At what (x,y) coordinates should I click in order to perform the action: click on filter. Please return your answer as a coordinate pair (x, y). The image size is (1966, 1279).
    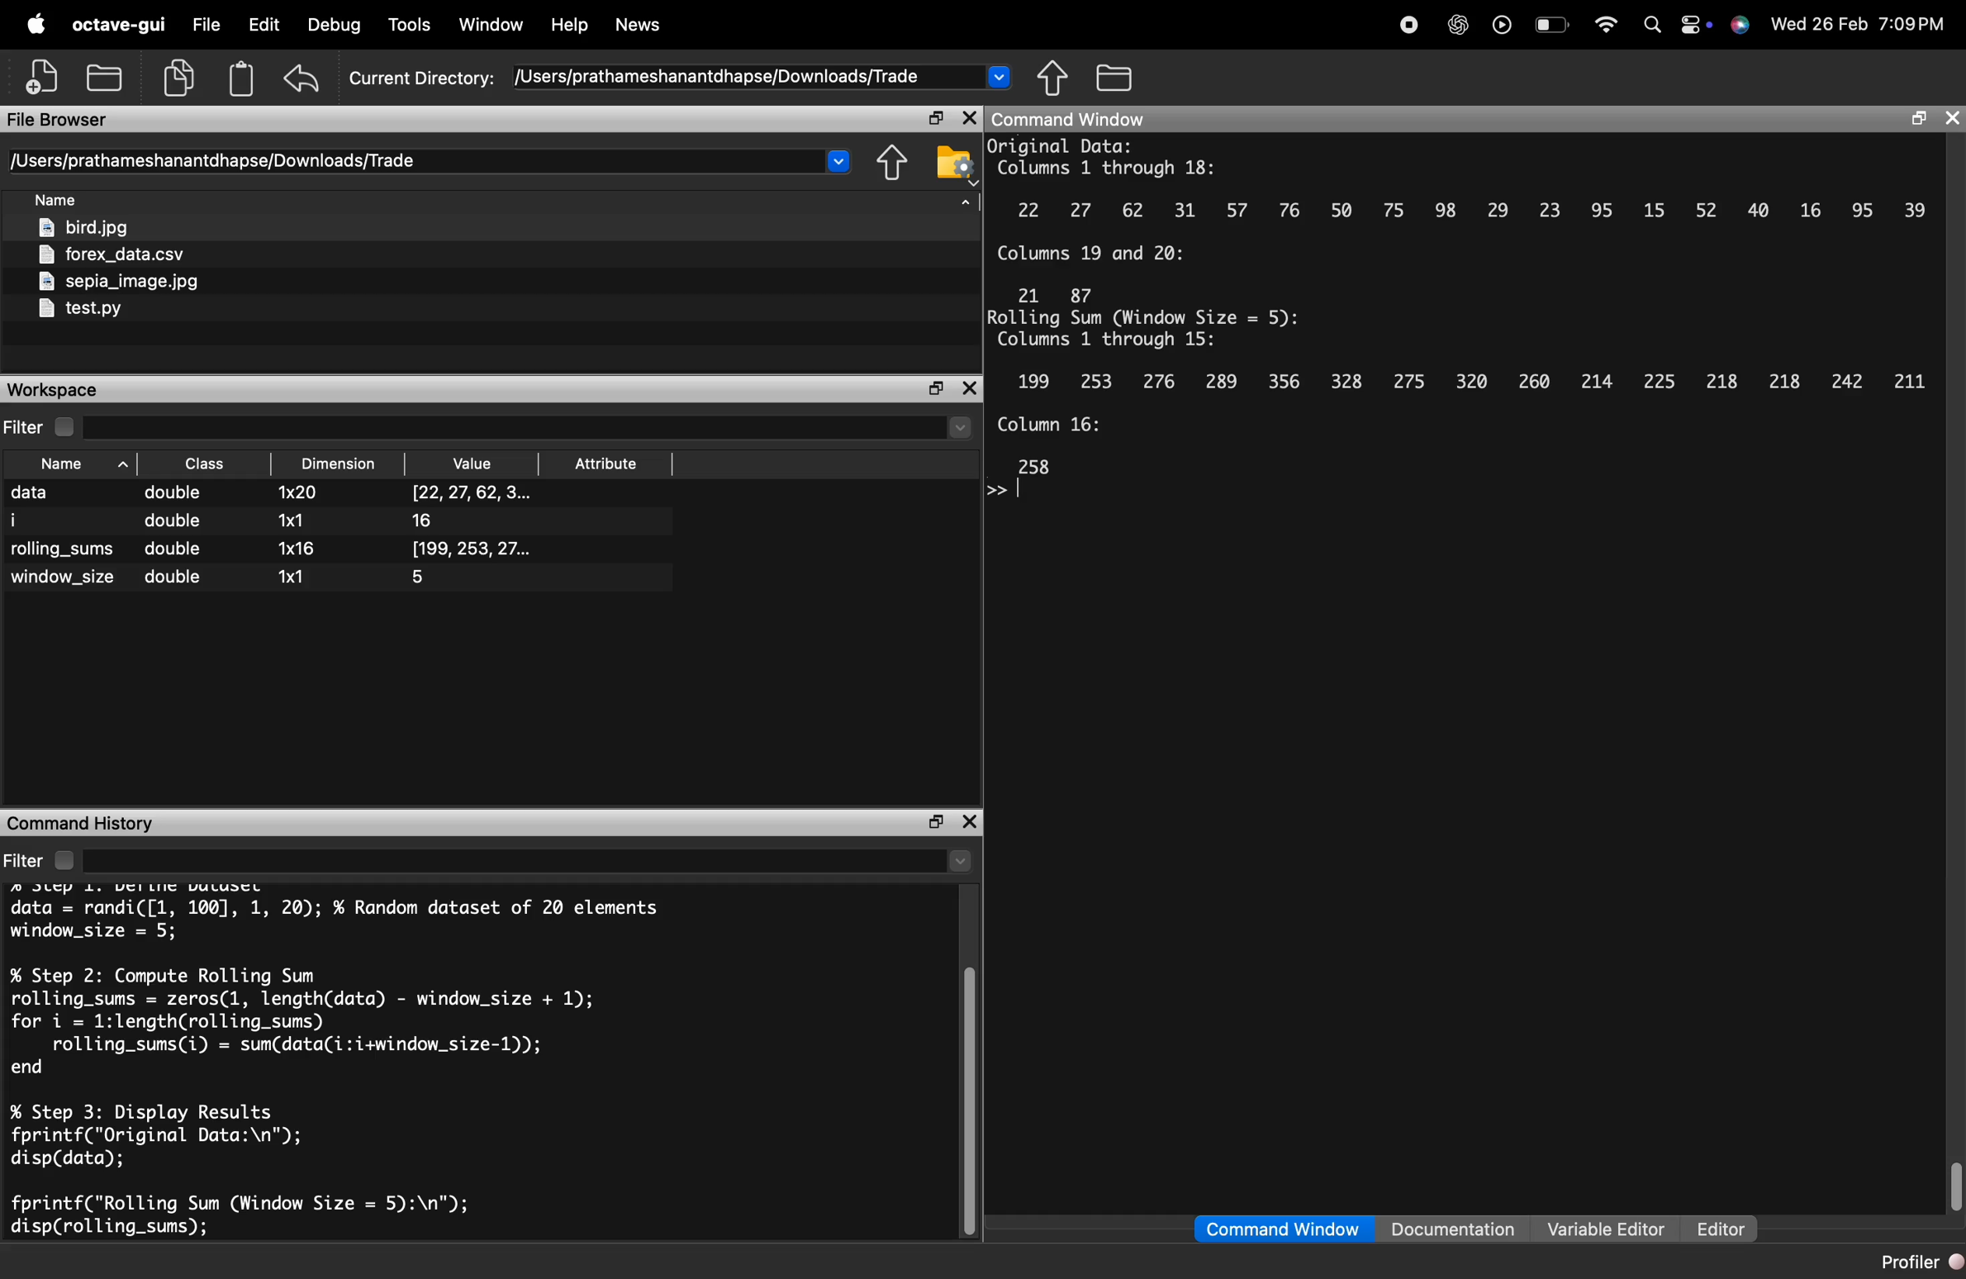
    Looking at the image, I should click on (41, 426).